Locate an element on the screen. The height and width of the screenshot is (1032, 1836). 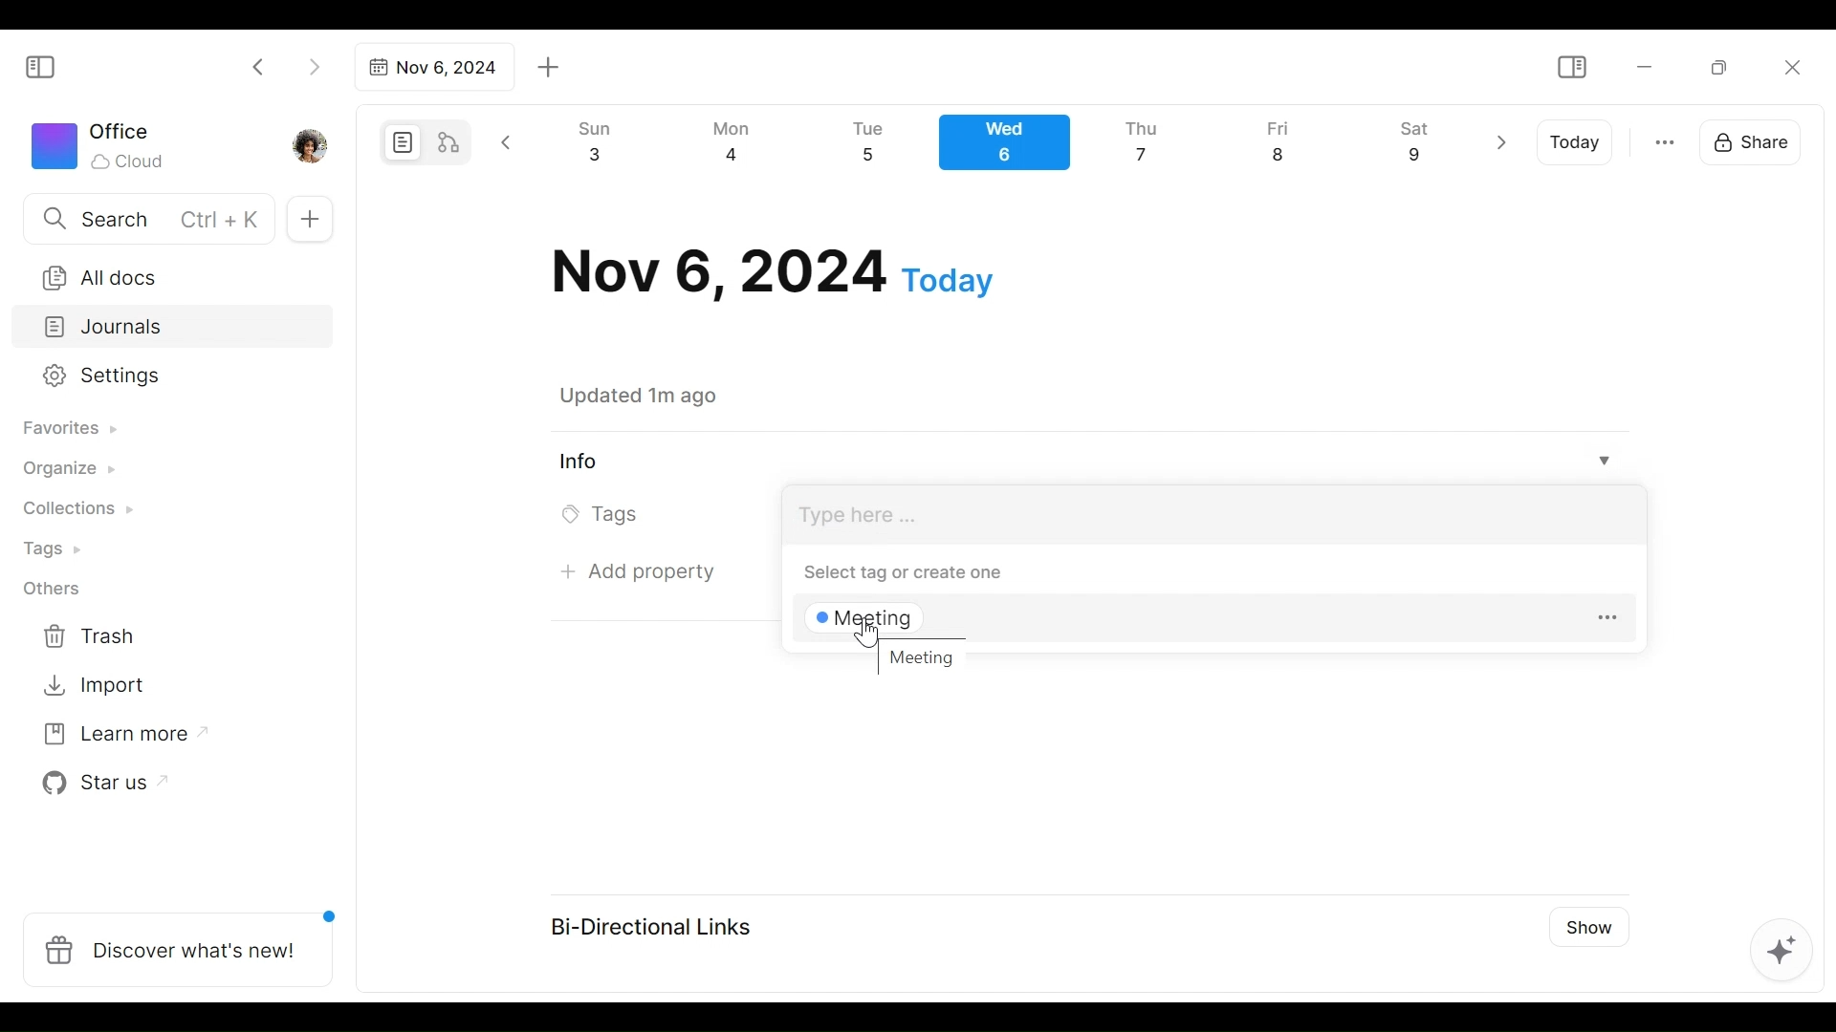
Tag is located at coordinates (870, 621).